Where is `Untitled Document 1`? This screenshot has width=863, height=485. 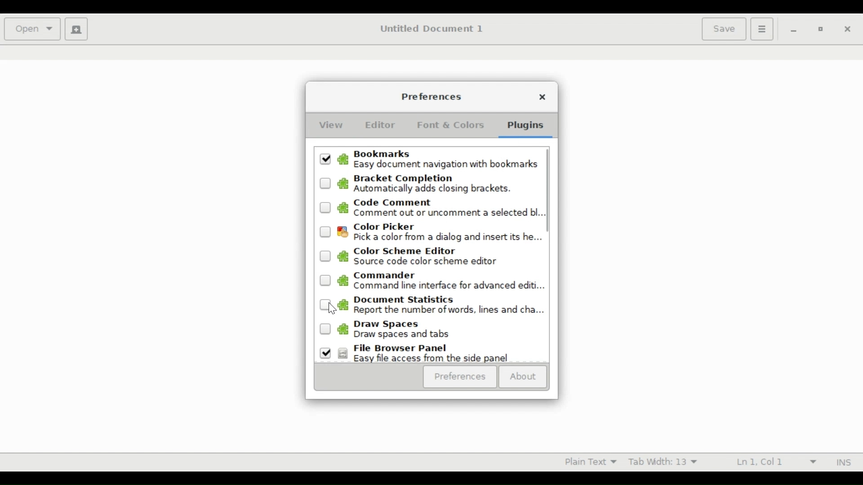 Untitled Document 1 is located at coordinates (433, 29).